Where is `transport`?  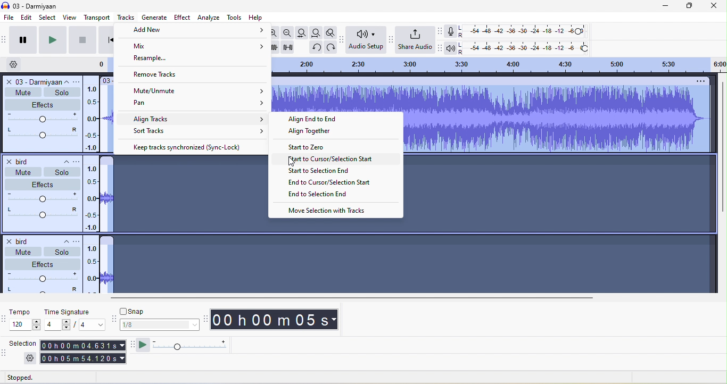
transport is located at coordinates (94, 18).